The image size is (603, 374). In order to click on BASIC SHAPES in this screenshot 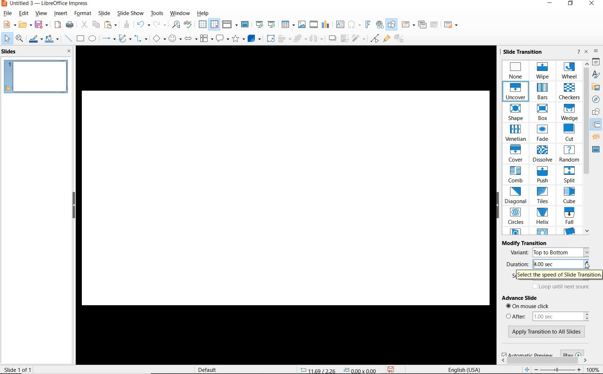, I will do `click(159, 38)`.